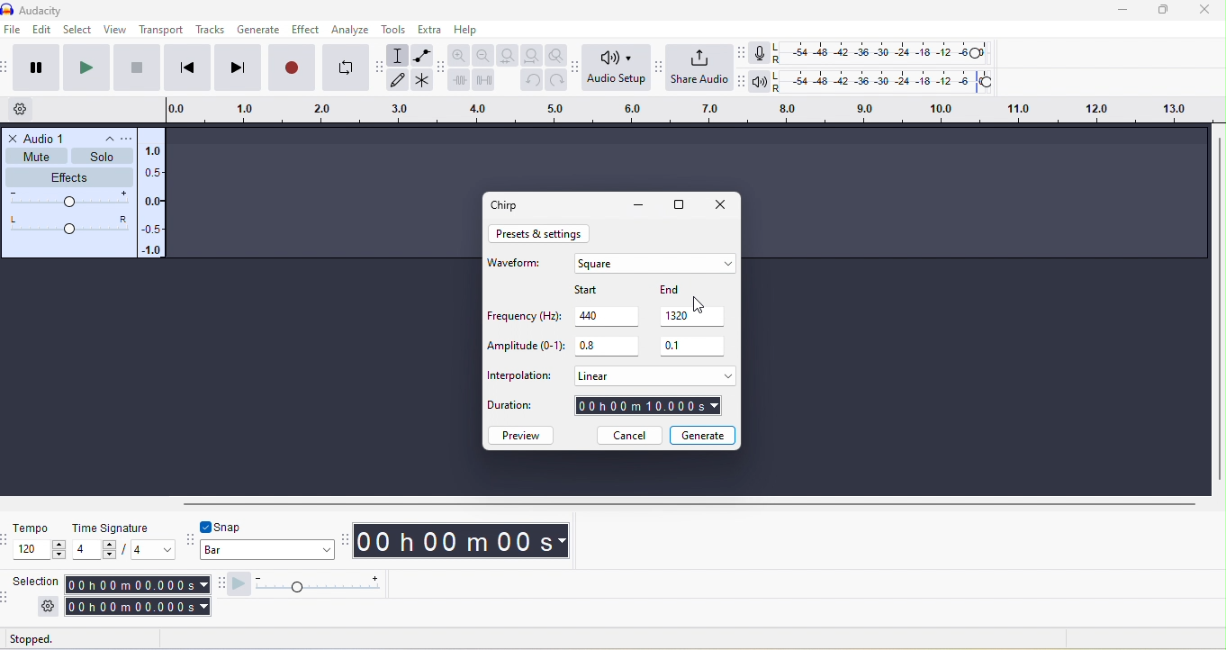 The width and height of the screenshot is (1226, 650). Describe the element at coordinates (654, 265) in the screenshot. I see `square` at that location.